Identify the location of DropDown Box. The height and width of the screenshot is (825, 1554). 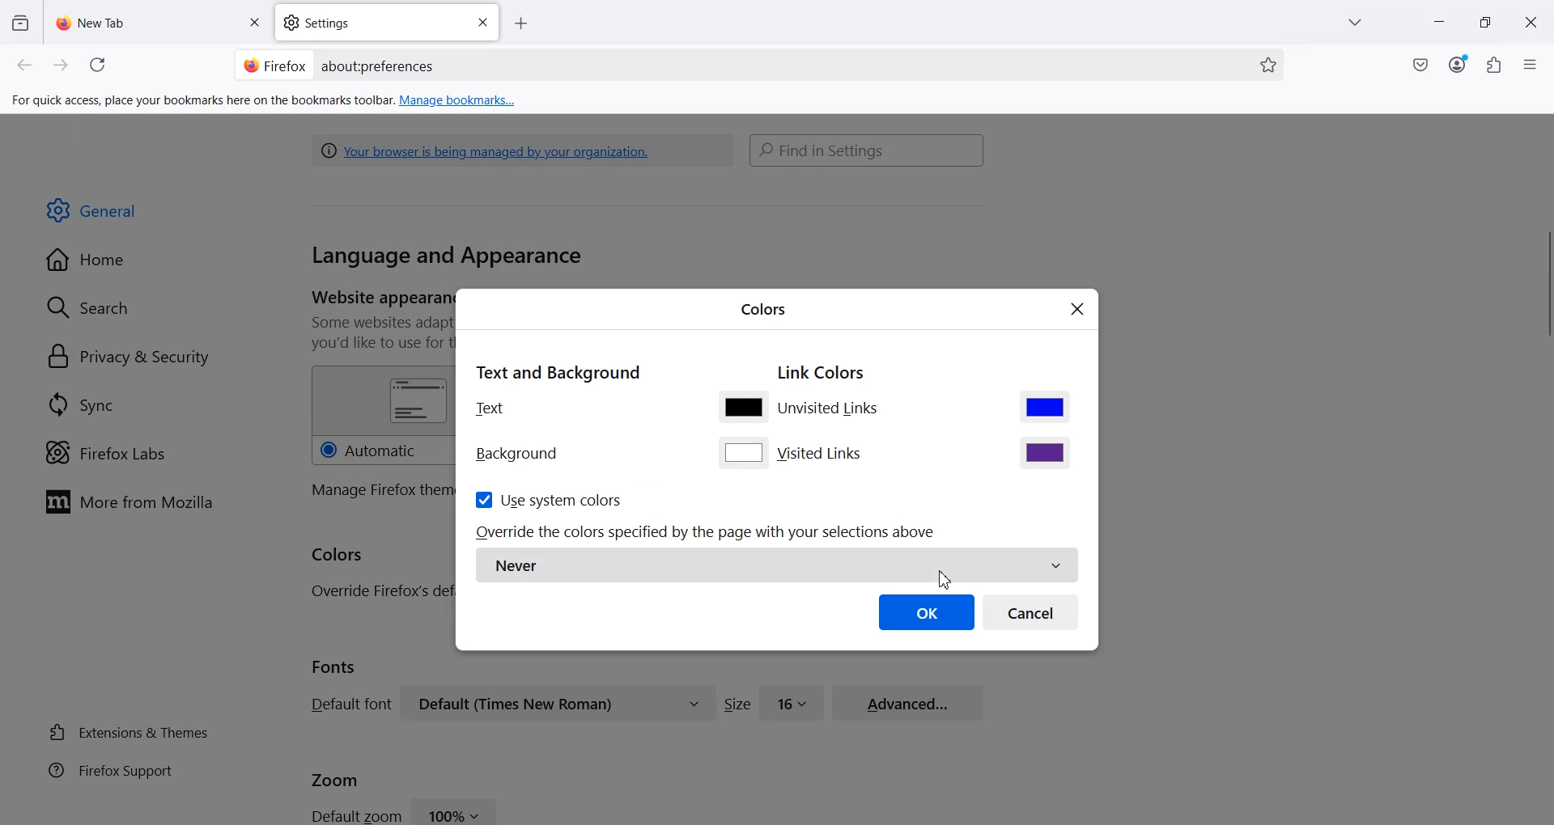
(1359, 23).